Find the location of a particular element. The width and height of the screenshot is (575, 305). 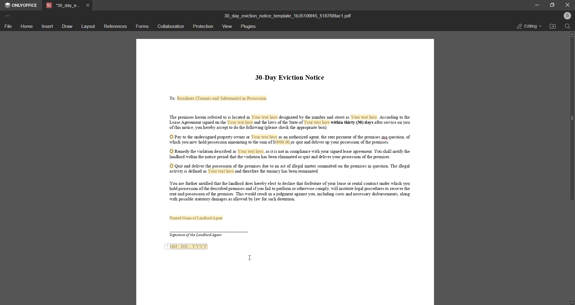

open file location is located at coordinates (553, 26).